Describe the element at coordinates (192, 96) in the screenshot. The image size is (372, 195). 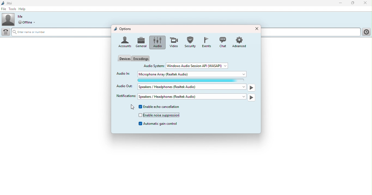
I see `Speakers/Headphones (Realtek Audio)` at that location.